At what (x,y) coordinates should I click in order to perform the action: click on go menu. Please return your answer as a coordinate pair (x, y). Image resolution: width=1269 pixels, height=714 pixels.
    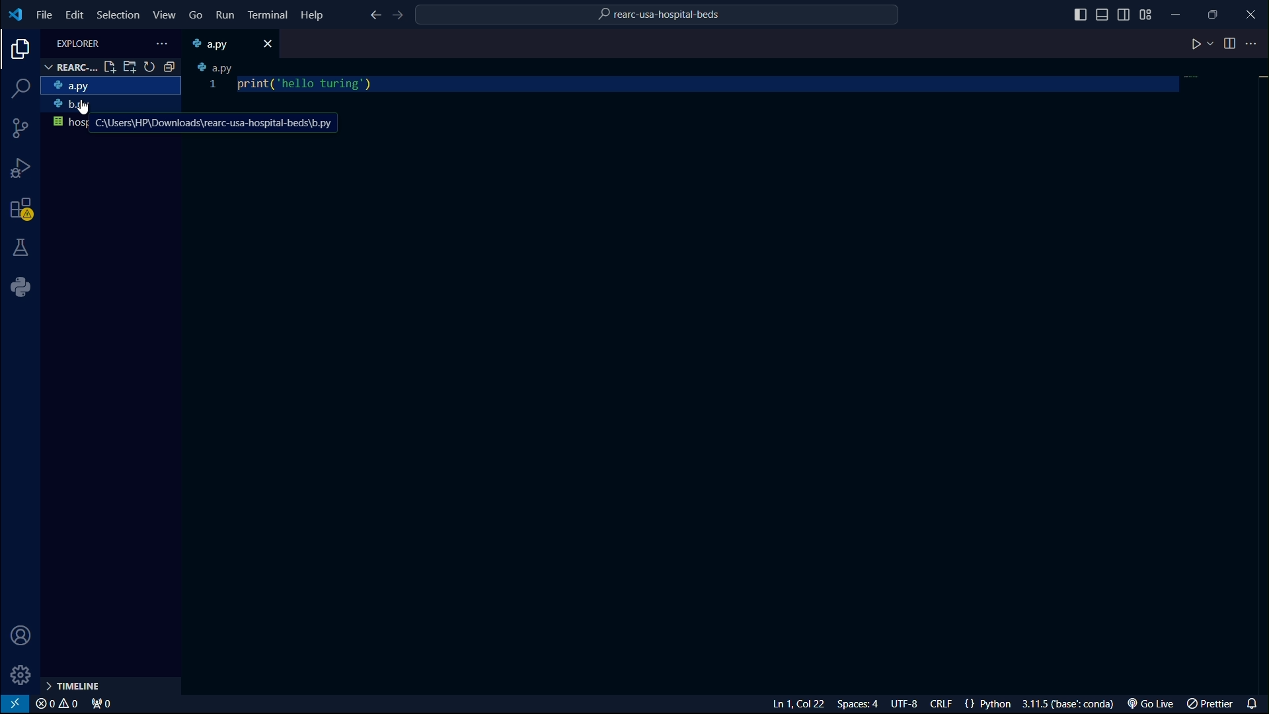
    Looking at the image, I should click on (197, 15).